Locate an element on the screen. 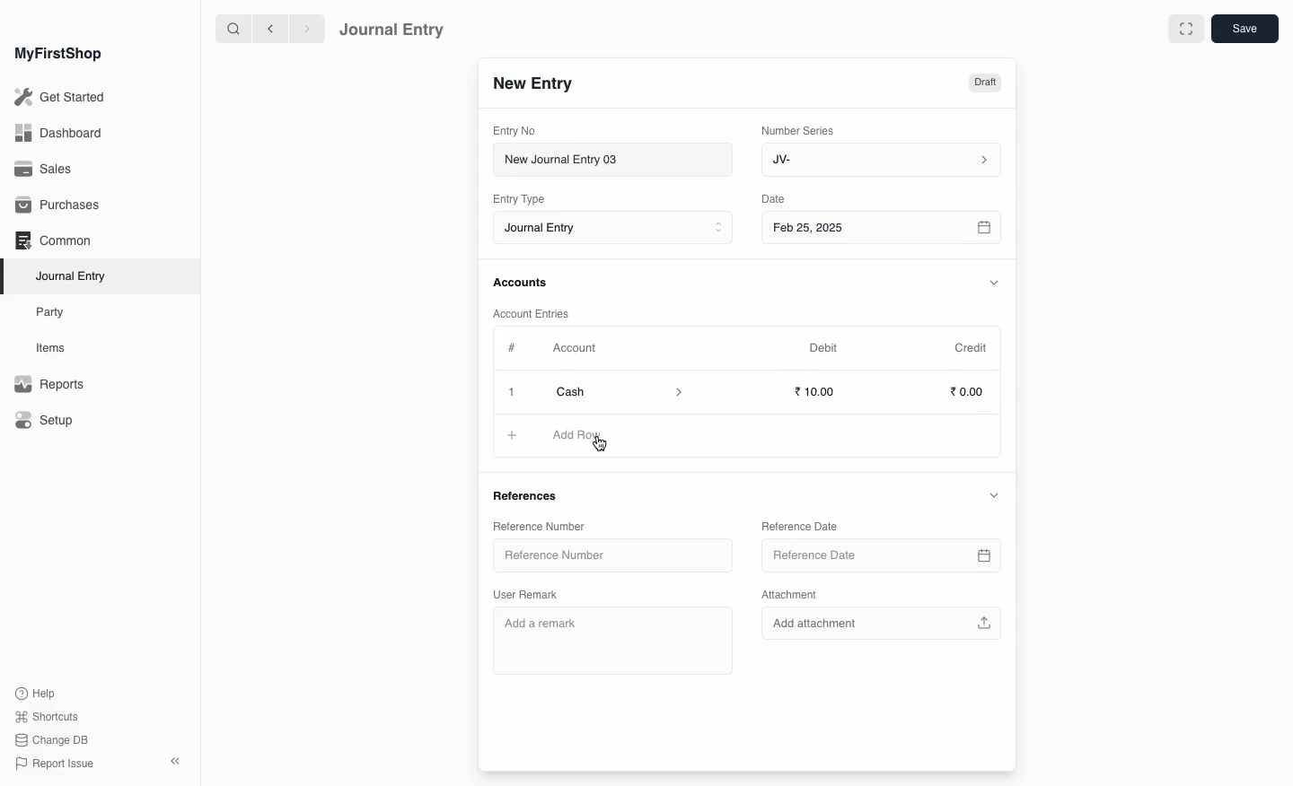 The width and height of the screenshot is (1293, 786). Journal Entry is located at coordinates (75, 275).